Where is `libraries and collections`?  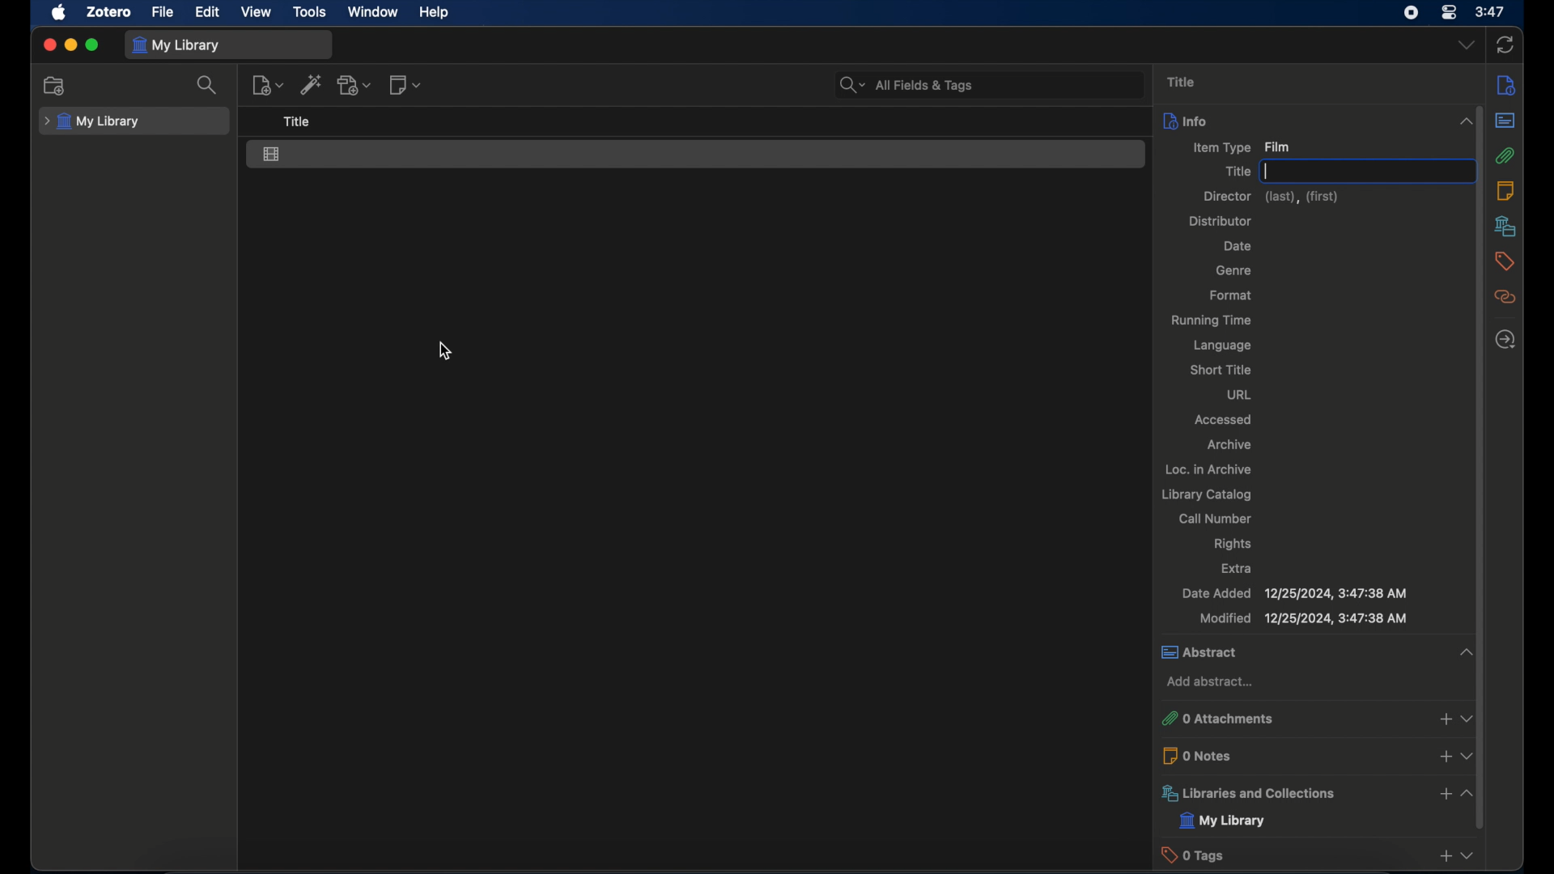 libraries and collections is located at coordinates (1273, 793).